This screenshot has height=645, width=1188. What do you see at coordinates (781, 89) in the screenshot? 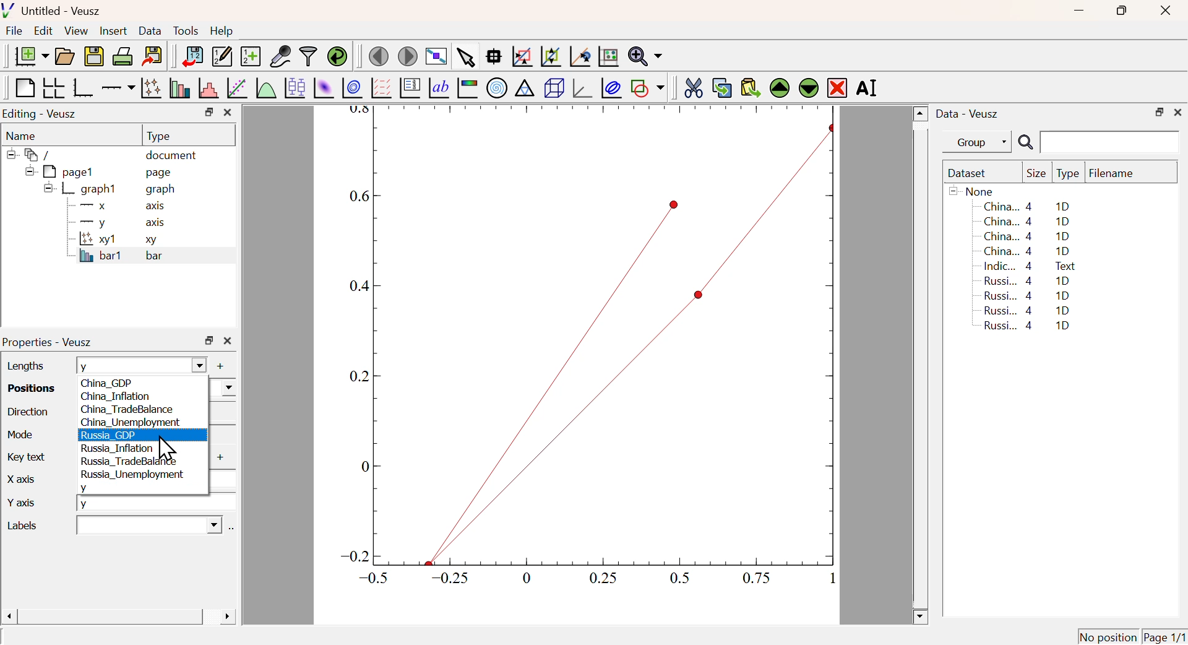
I see `Move Up` at bounding box center [781, 89].